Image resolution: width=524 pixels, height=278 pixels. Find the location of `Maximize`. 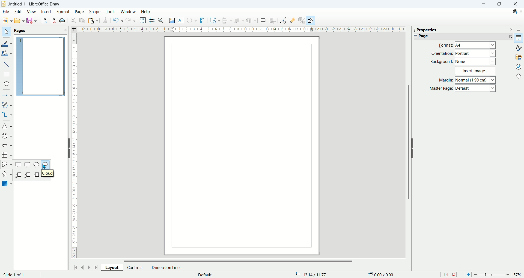

Maximize is located at coordinates (499, 4).